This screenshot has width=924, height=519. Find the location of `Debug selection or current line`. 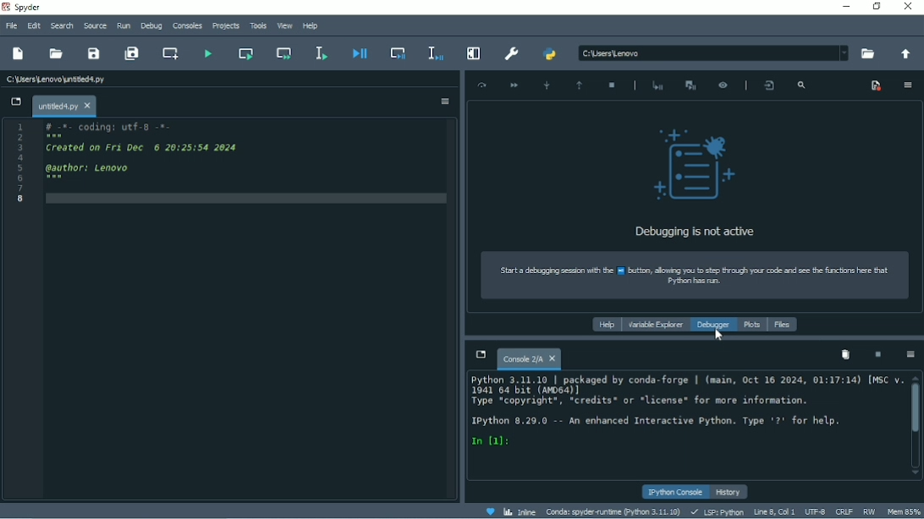

Debug selection or current line is located at coordinates (433, 52).